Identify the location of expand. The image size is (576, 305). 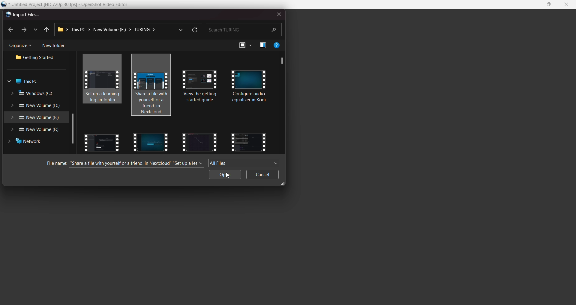
(283, 185).